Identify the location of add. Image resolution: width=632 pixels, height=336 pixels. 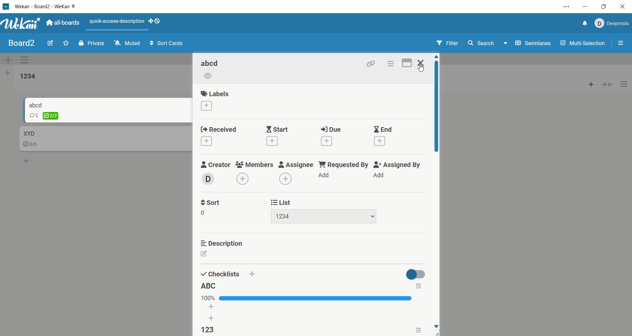
(24, 160).